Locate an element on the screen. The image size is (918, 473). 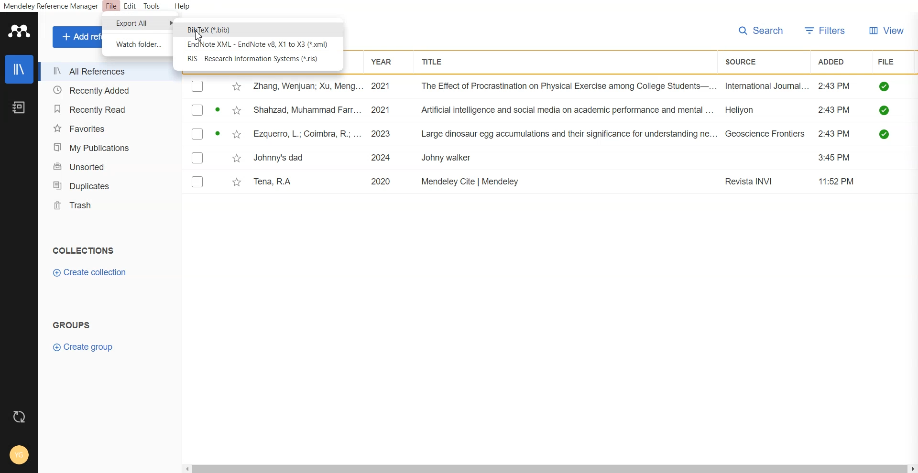
Johnny's dad is located at coordinates (281, 156).